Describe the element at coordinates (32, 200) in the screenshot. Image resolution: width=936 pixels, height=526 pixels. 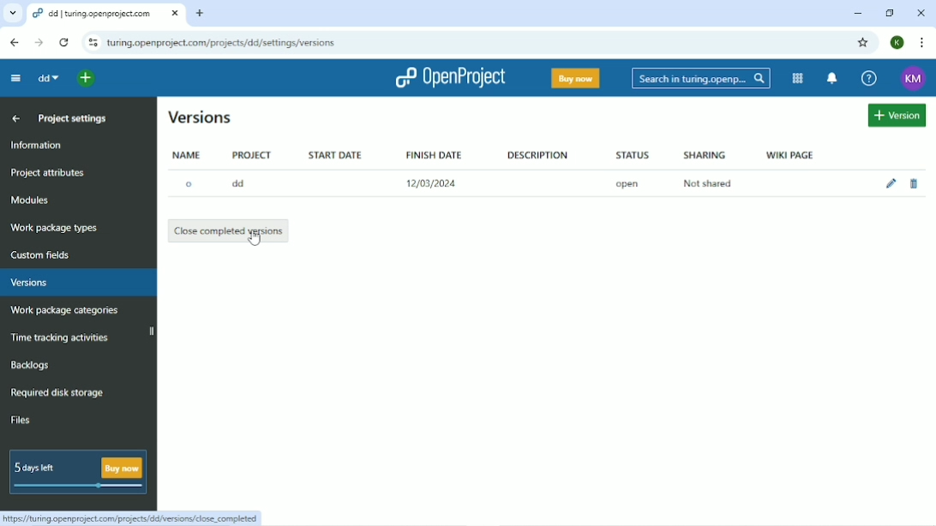
I see `Modules` at that location.